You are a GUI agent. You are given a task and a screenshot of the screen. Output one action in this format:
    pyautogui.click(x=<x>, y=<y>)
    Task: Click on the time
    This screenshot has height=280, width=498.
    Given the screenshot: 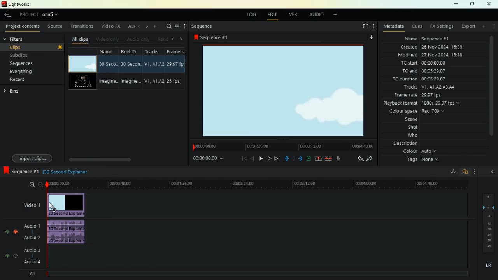 What is the action you would take?
    pyautogui.click(x=258, y=184)
    